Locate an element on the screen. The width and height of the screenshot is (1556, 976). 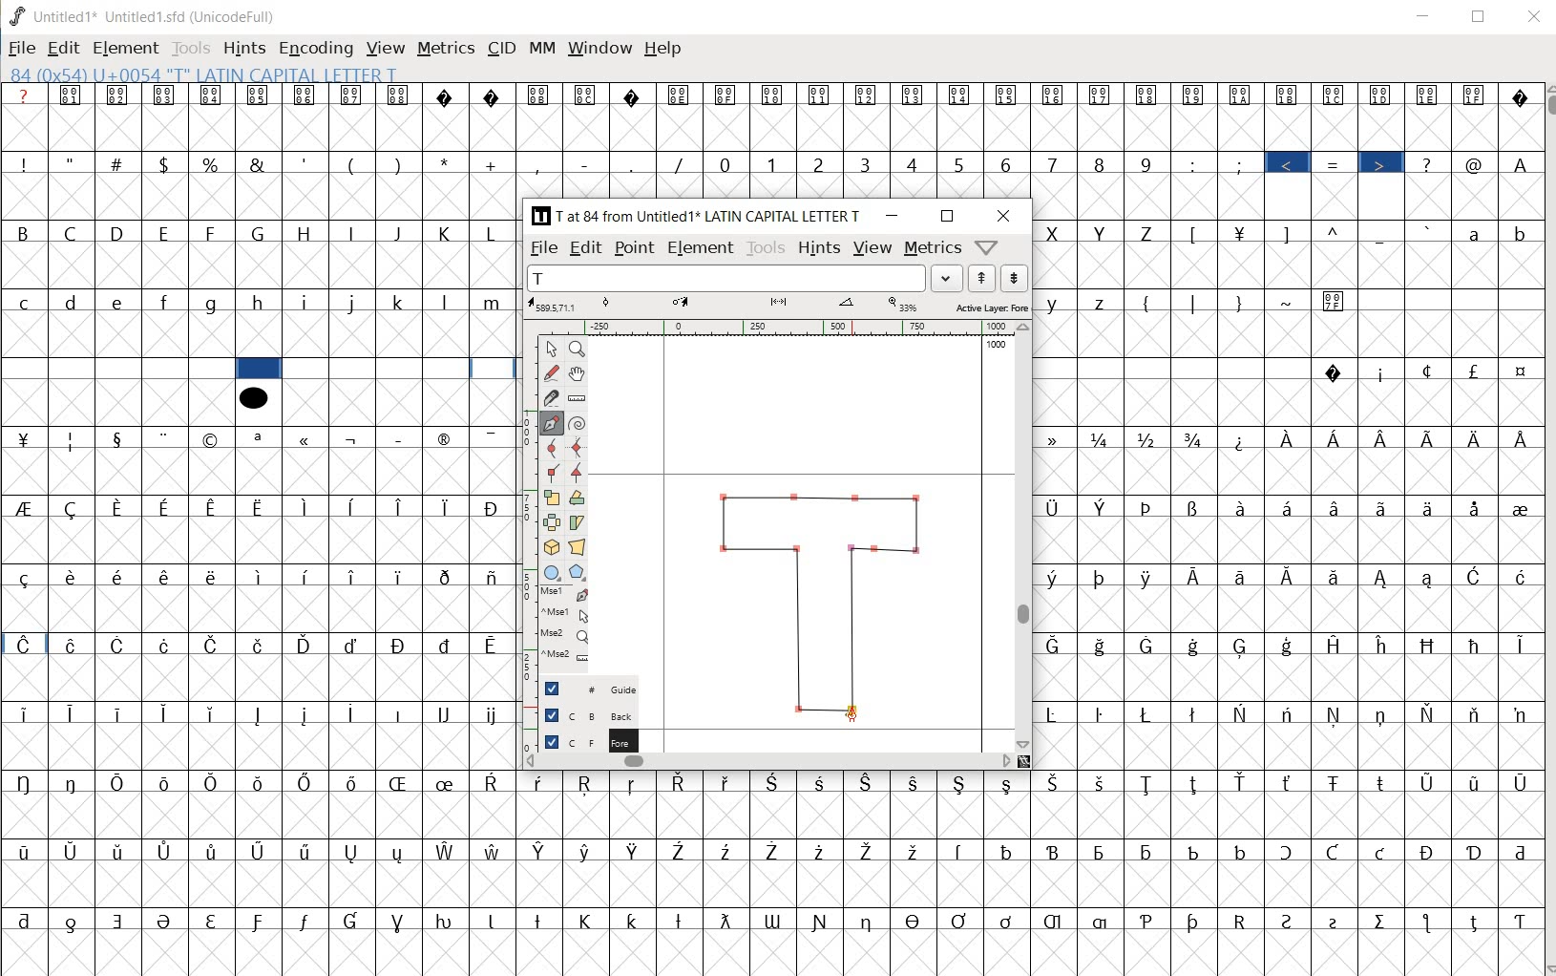
help is located at coordinates (662, 48).